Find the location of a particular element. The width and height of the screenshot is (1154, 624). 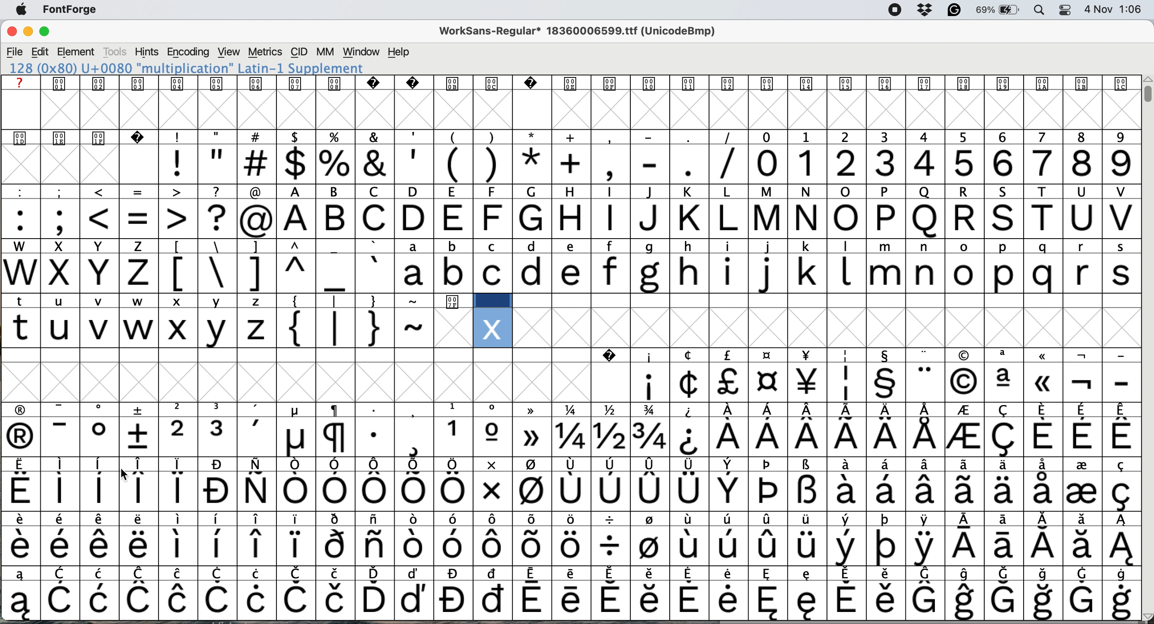

special characters is located at coordinates (566, 498).